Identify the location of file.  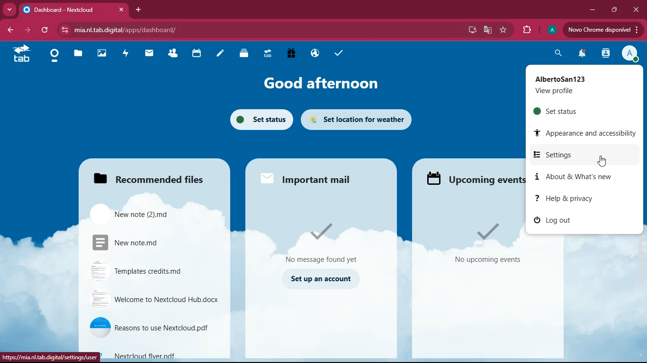
(153, 328).